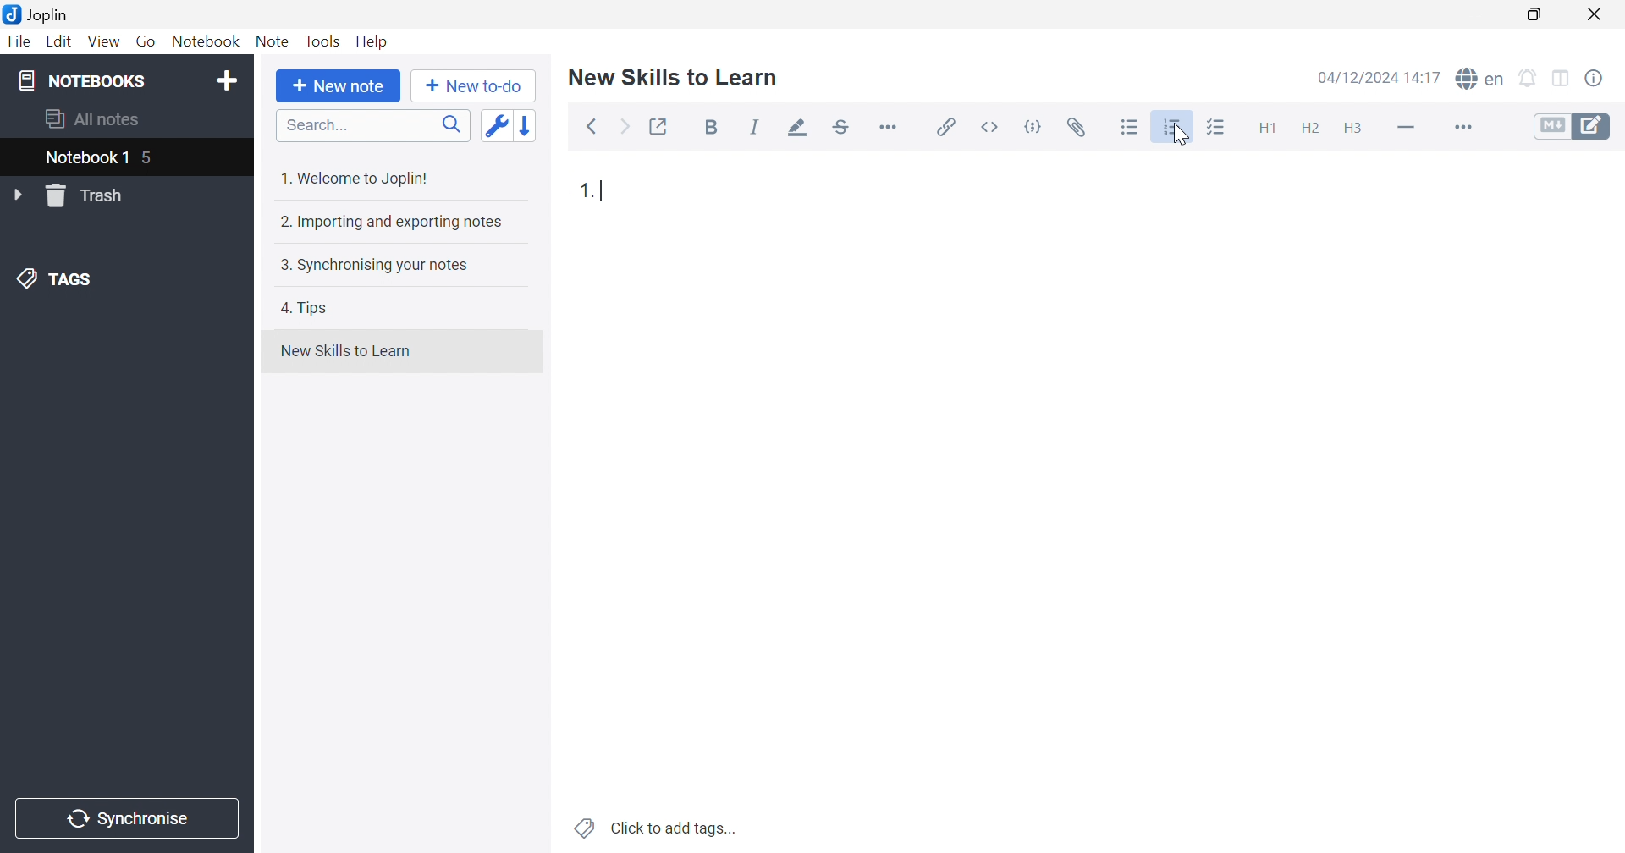  I want to click on Toggl external editing, so click(660, 127).